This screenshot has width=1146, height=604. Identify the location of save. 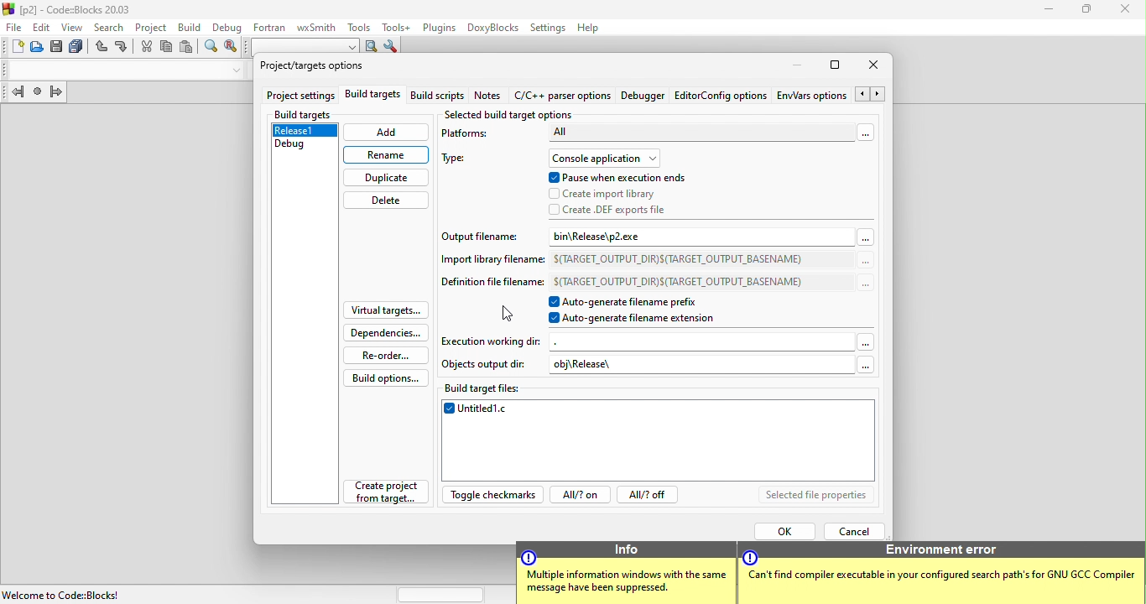
(58, 48).